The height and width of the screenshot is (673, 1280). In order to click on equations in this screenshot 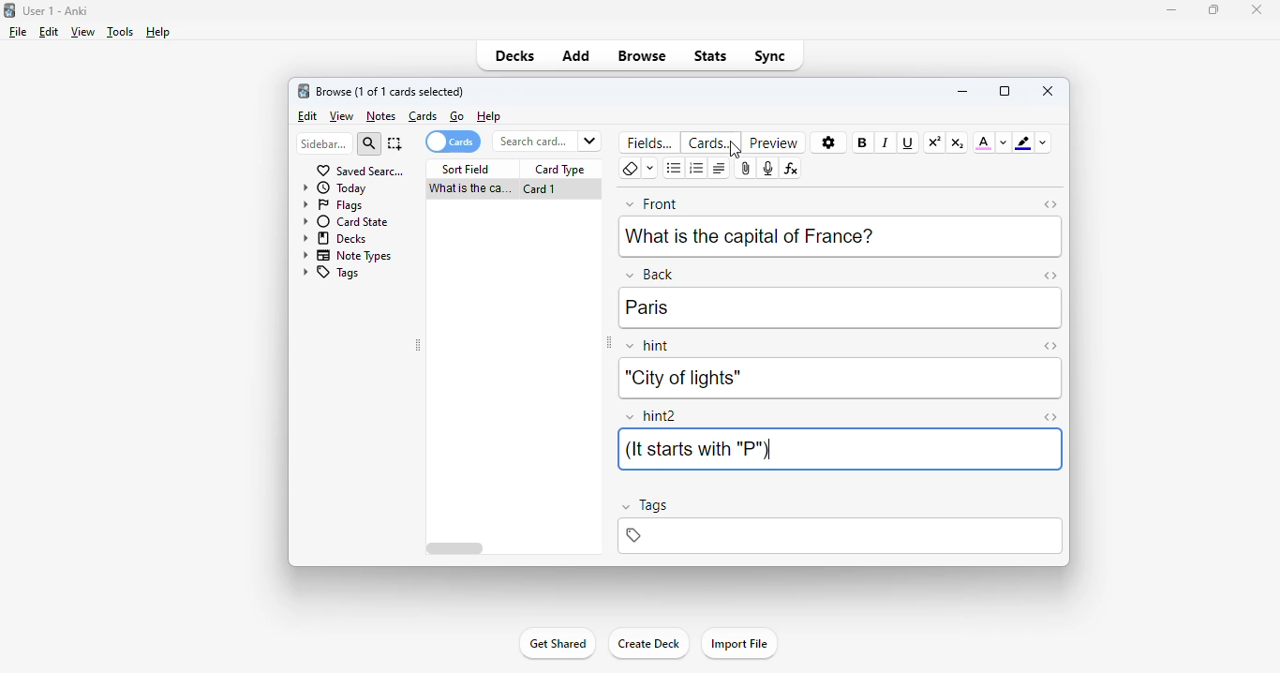, I will do `click(790, 169)`.